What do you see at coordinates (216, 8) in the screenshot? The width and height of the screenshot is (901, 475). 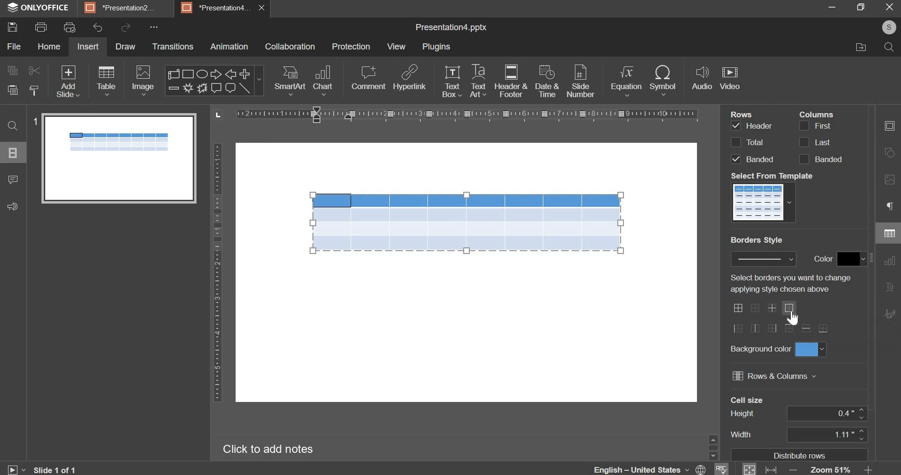 I see `*Presentation4...` at bounding box center [216, 8].